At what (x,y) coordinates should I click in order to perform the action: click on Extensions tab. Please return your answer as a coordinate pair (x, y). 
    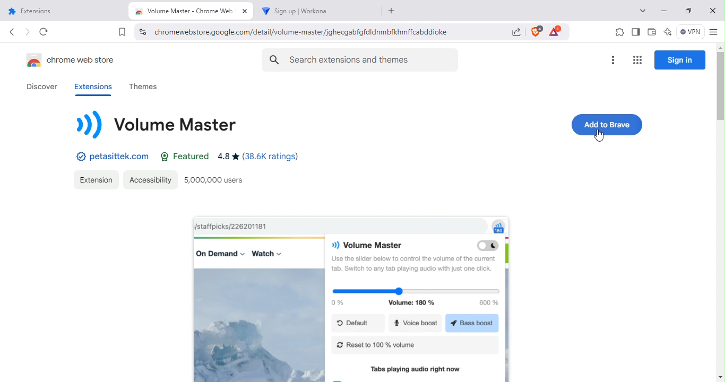
    Looking at the image, I should click on (66, 11).